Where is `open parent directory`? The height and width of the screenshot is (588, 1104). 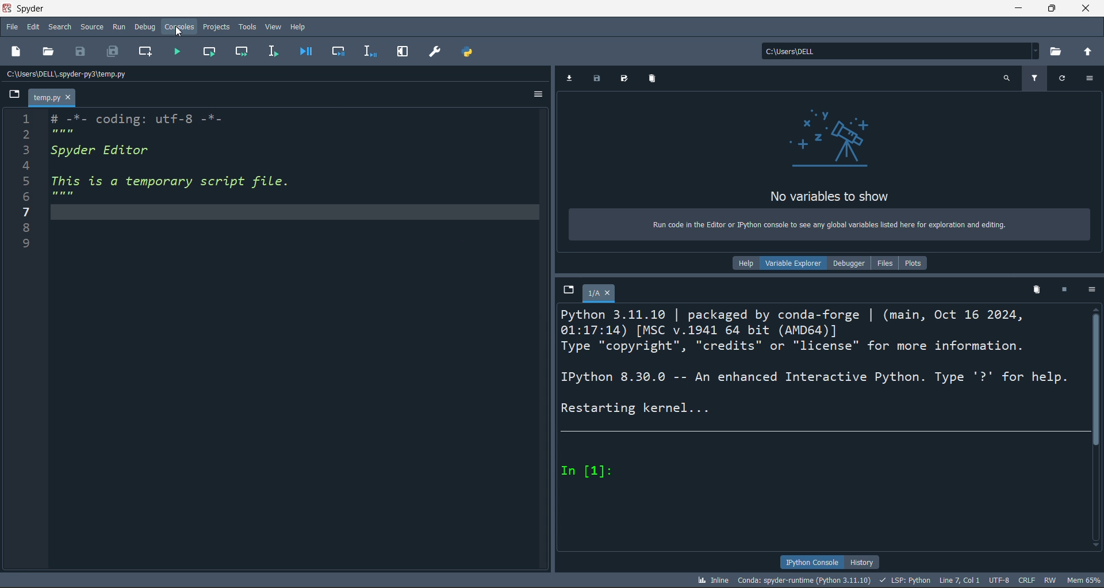
open parent directory is located at coordinates (1087, 48).